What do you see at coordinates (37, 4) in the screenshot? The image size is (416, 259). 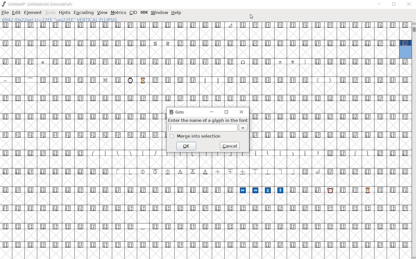 I see `Untitled4* Untitled4.sfd (UnicodeFull)` at bounding box center [37, 4].